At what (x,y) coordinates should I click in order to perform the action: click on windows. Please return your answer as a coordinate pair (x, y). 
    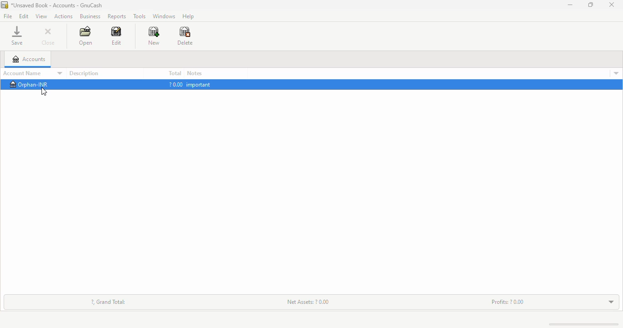
    Looking at the image, I should click on (164, 16).